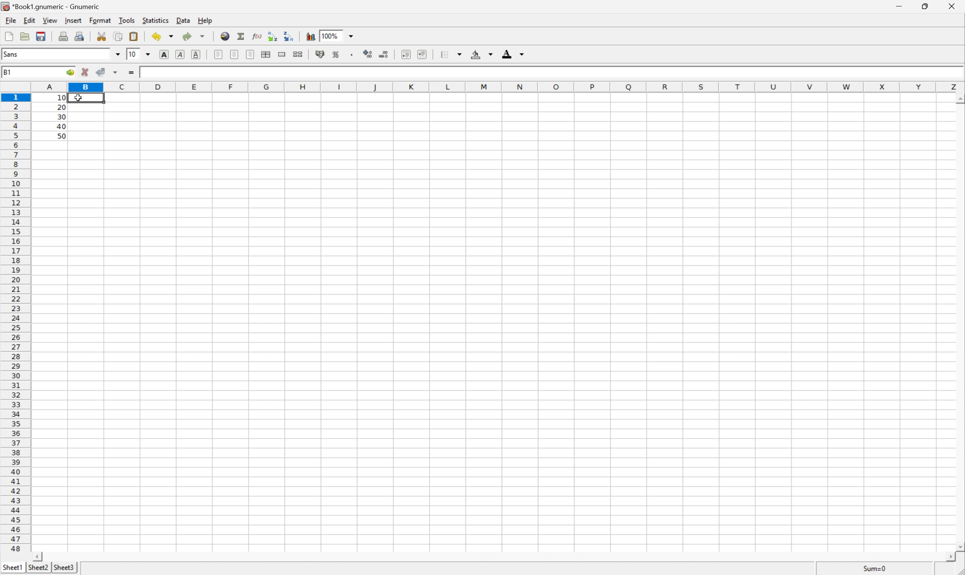 Image resolution: width=965 pixels, height=575 pixels. I want to click on Sans, so click(13, 54).